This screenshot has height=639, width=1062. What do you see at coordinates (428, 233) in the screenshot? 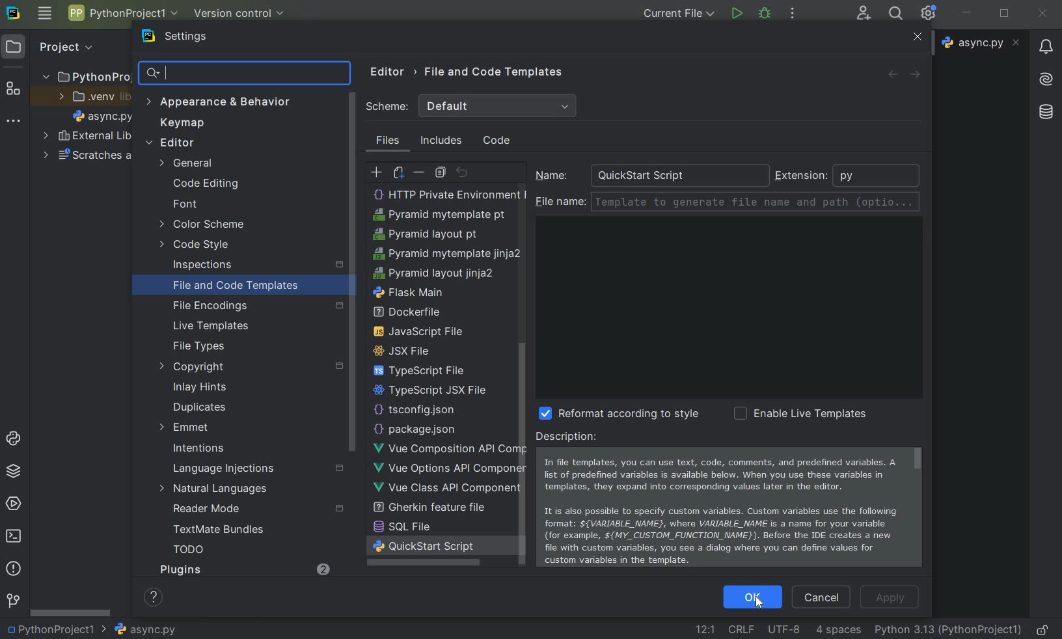
I see `less file` at bounding box center [428, 233].